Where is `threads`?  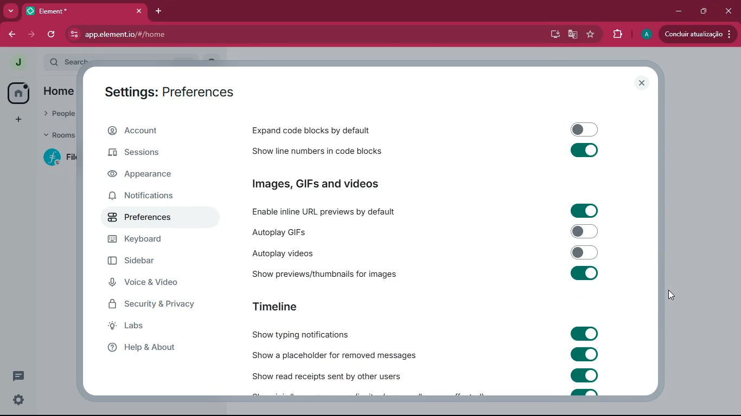
threads is located at coordinates (20, 375).